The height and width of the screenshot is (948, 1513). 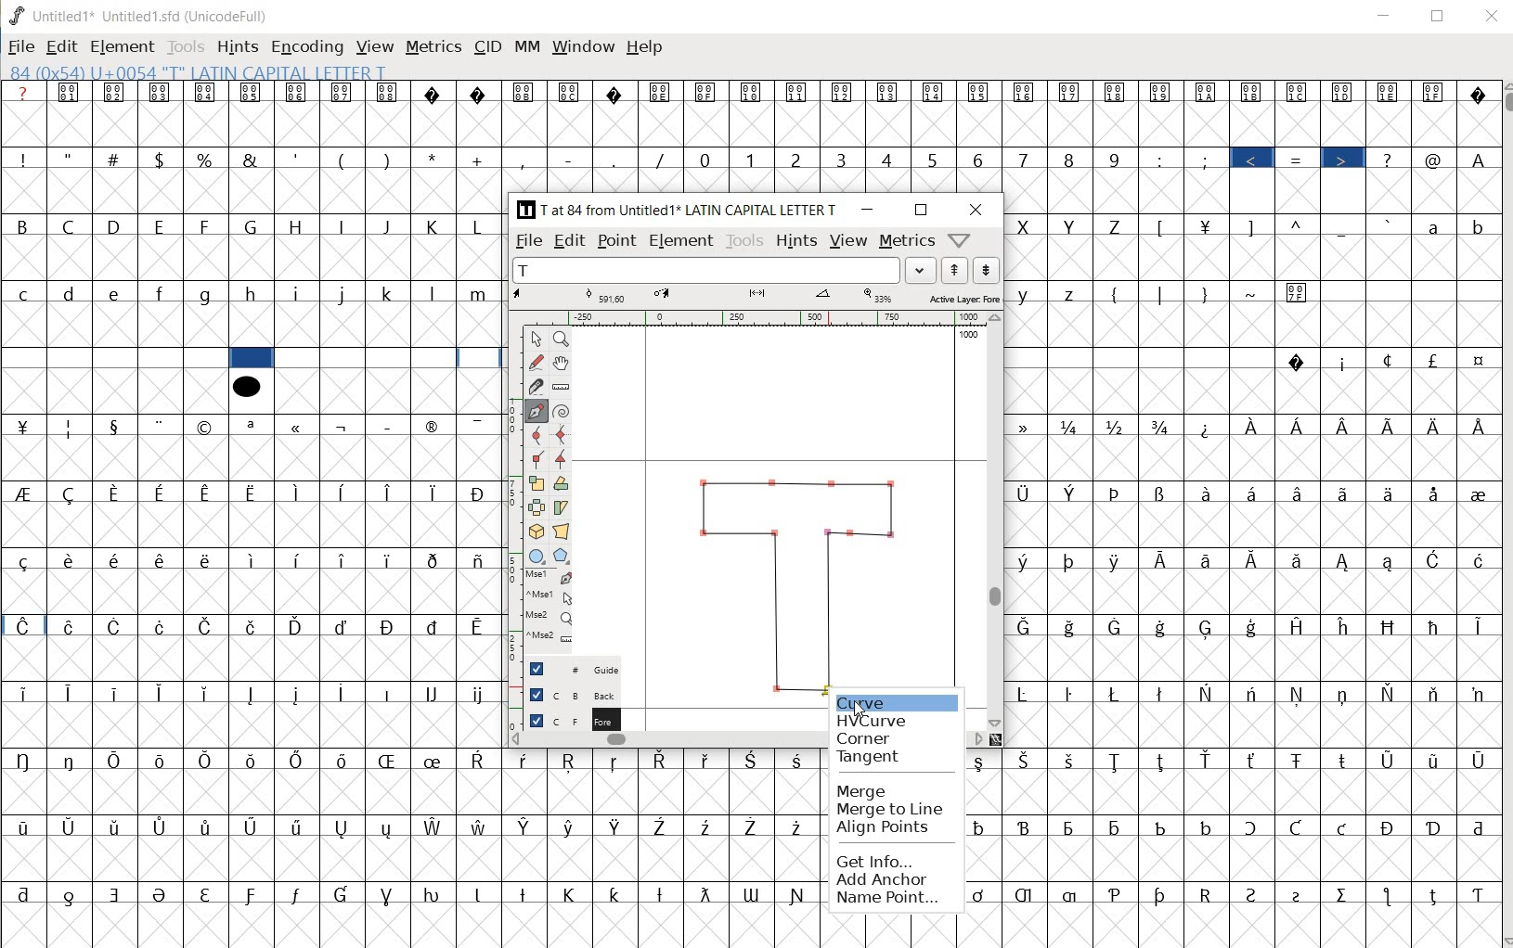 I want to click on Symbol, so click(x=1436, y=425).